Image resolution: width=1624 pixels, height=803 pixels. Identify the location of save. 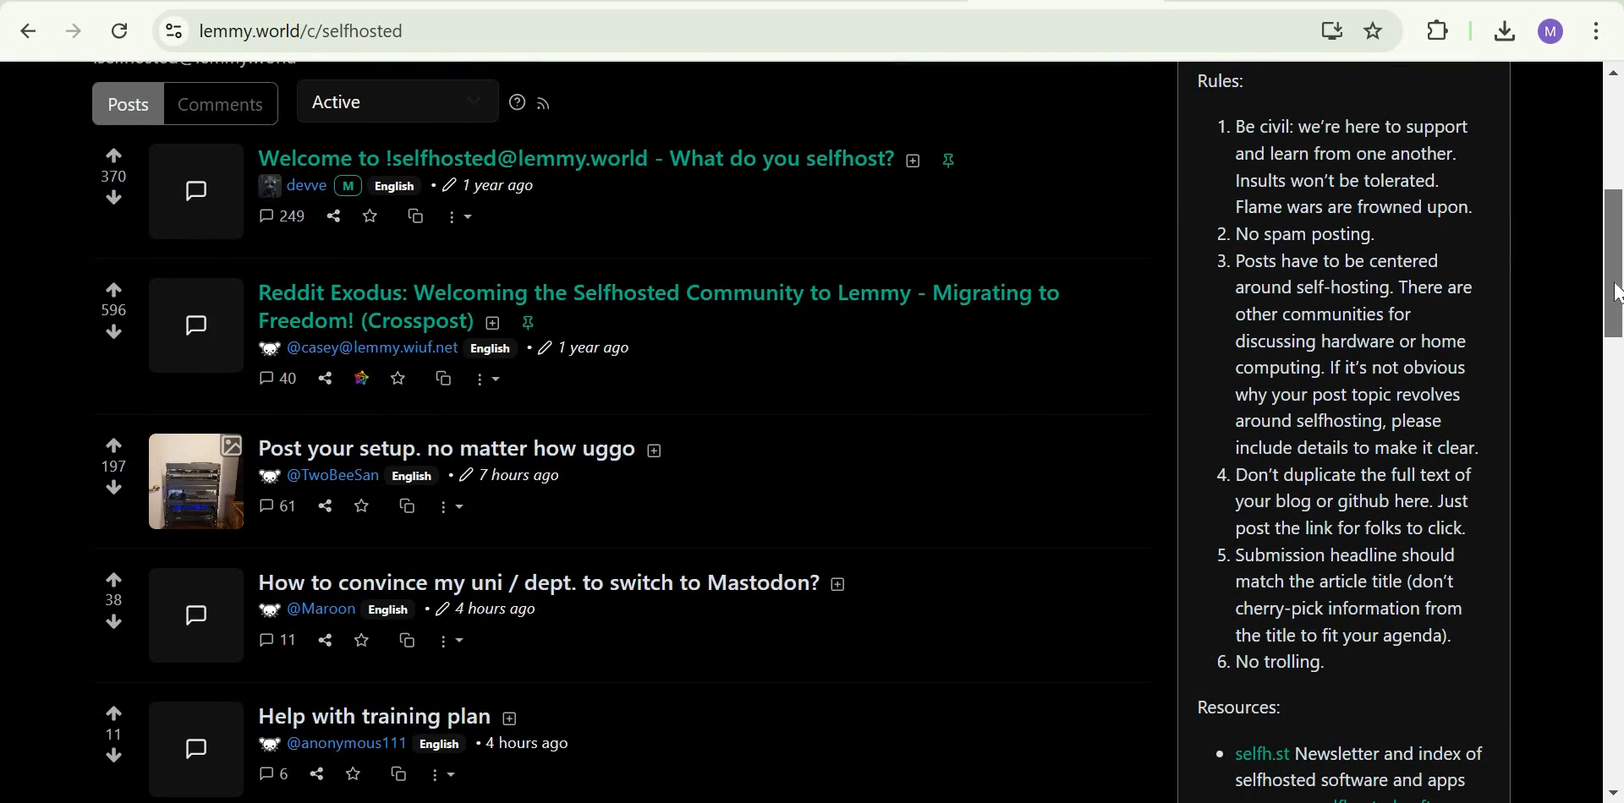
(370, 217).